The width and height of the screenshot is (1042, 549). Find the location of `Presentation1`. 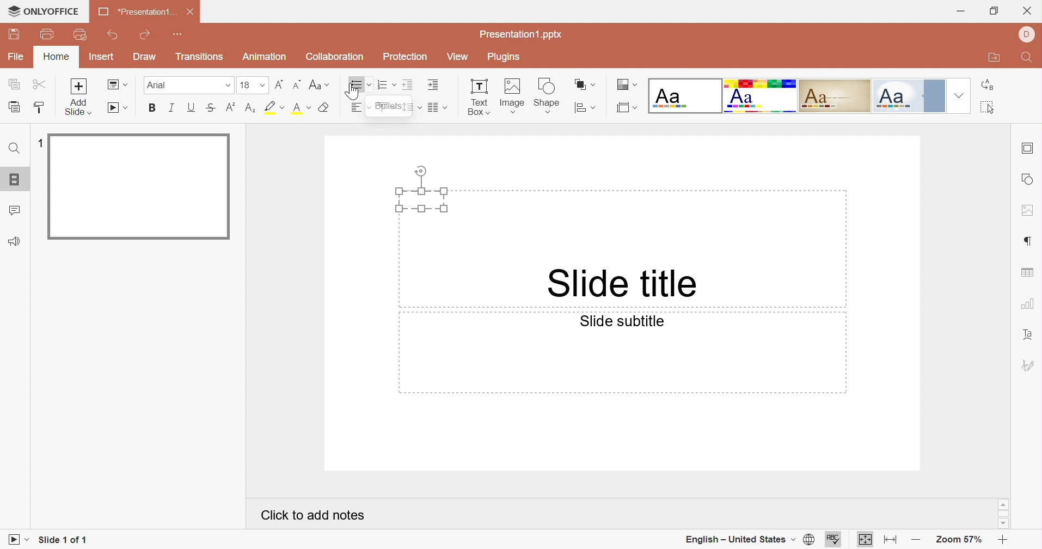

Presentation1 is located at coordinates (133, 13).